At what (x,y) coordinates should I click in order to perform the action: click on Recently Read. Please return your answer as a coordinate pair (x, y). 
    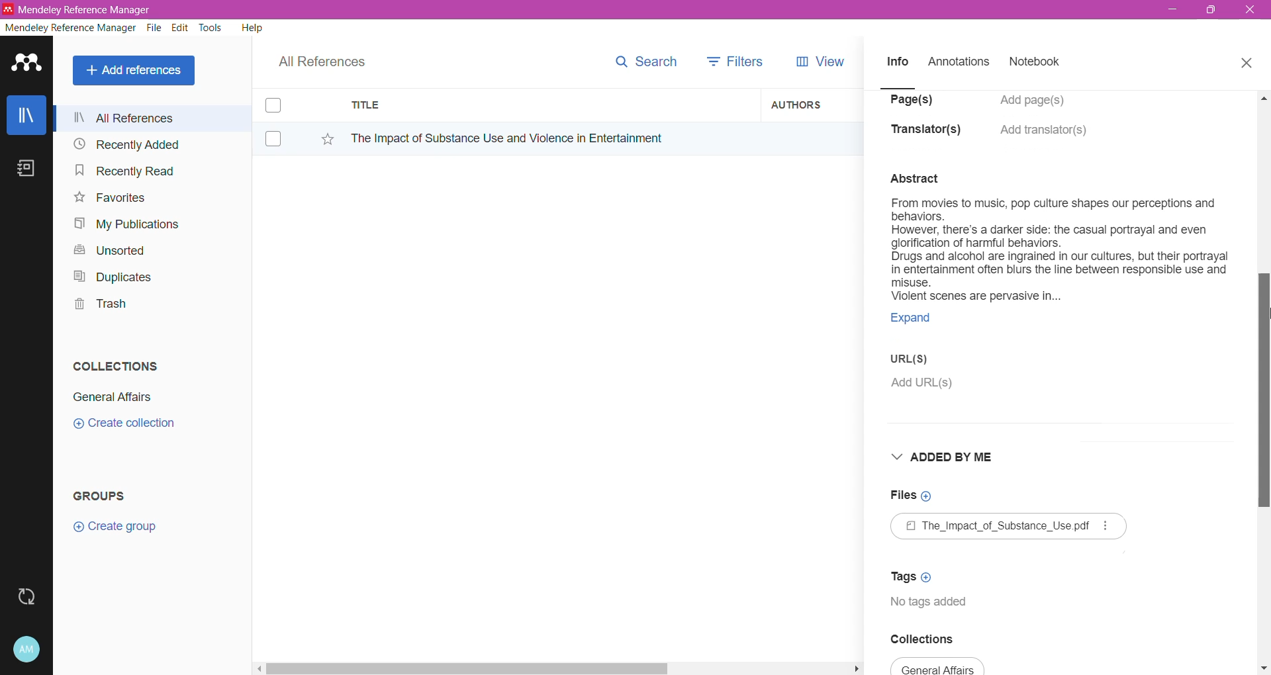
    Looking at the image, I should click on (124, 170).